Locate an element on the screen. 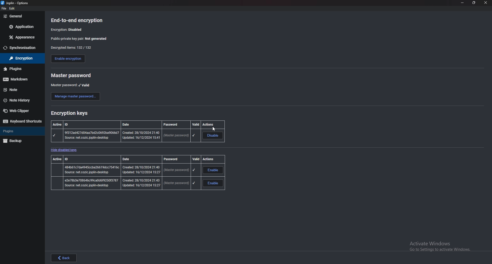 The width and height of the screenshot is (492, 264). note history is located at coordinates (21, 100).